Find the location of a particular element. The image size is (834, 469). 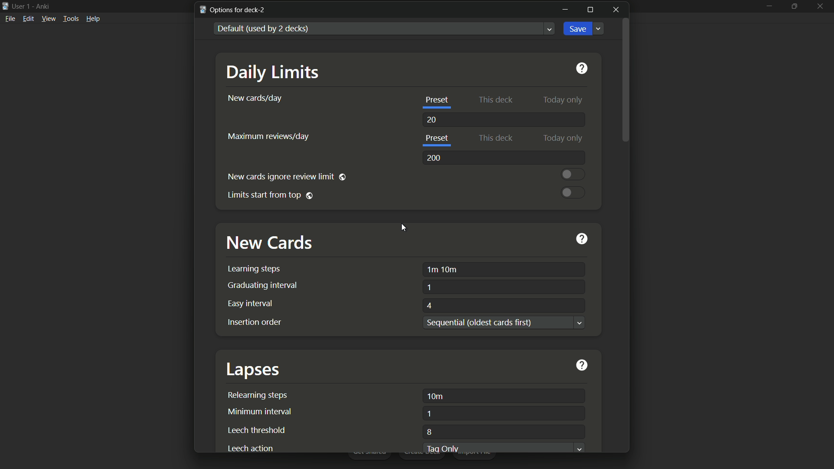

this deck is located at coordinates (494, 100).